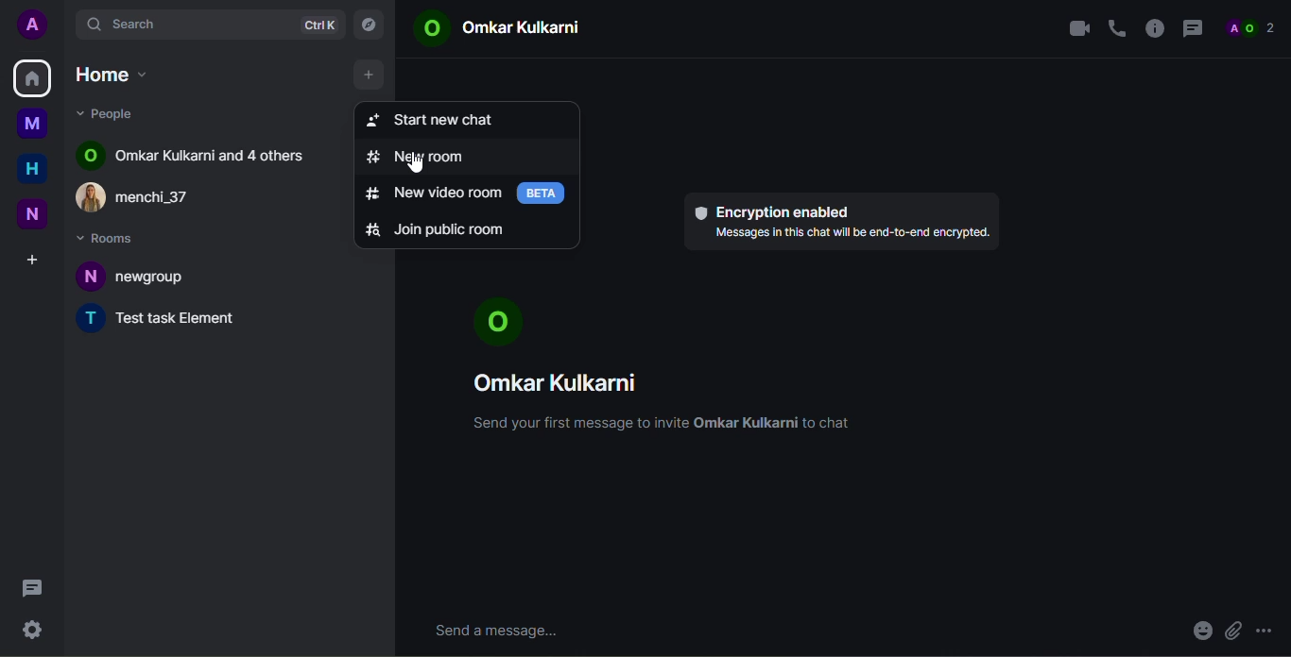 This screenshot has height=657, width=1291. What do you see at coordinates (437, 229) in the screenshot?
I see `join public room` at bounding box center [437, 229].